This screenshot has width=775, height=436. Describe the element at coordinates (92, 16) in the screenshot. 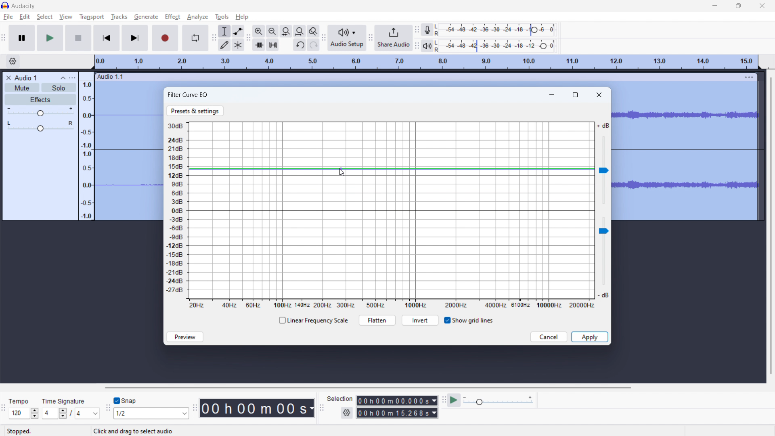

I see `transport` at that location.